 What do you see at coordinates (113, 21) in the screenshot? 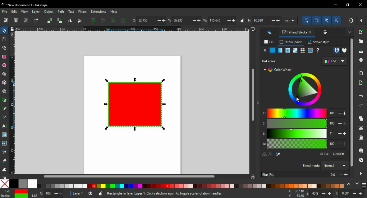
I see `lower` at bounding box center [113, 21].